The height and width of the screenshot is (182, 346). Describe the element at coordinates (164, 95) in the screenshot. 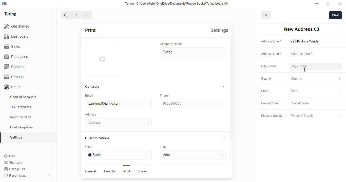

I see `phone` at that location.